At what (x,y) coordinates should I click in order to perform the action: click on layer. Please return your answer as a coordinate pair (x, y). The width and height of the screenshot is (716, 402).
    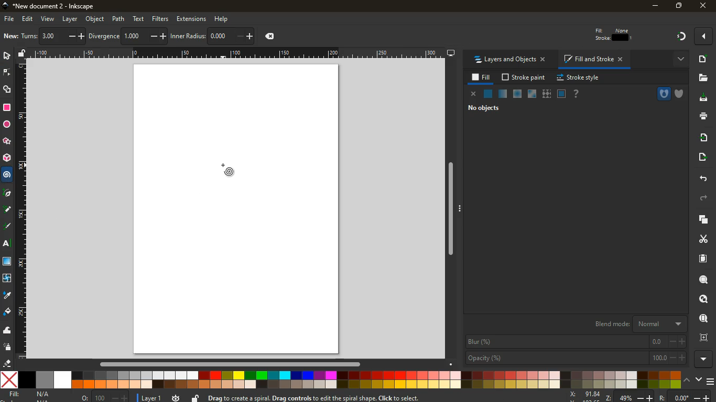
    Looking at the image, I should click on (71, 19).